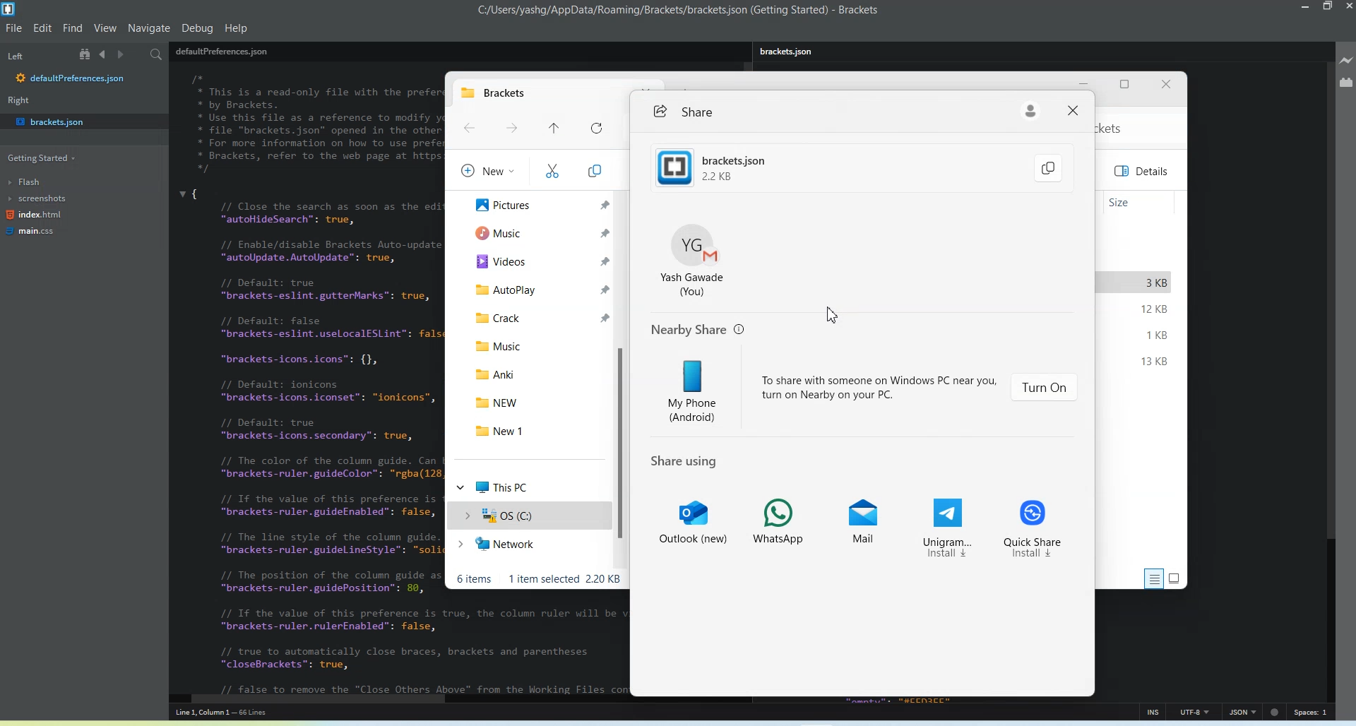  Describe the element at coordinates (1348, 8) in the screenshot. I see `Close` at that location.